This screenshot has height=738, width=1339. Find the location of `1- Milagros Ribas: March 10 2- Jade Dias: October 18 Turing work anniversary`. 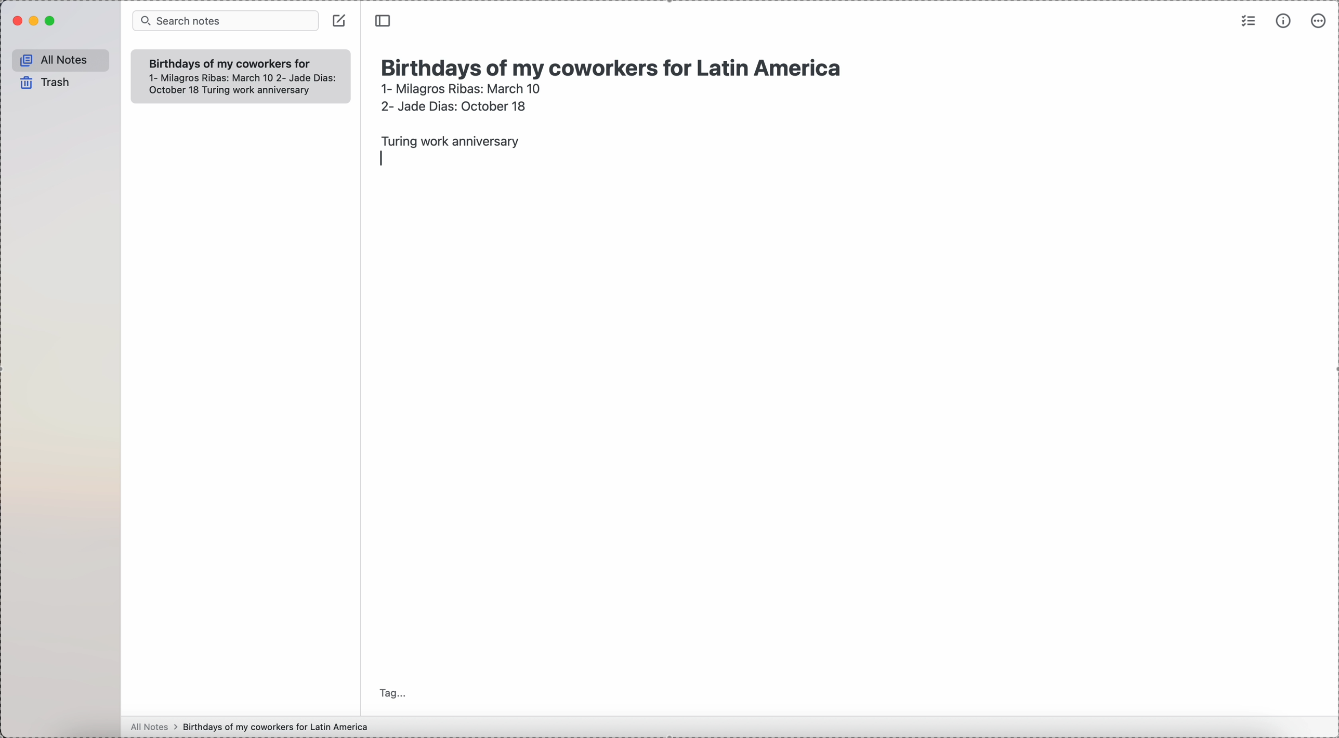

1- Milagros Ribas: March 10 2- Jade Dias: October 18 Turing work anniversary is located at coordinates (235, 85).